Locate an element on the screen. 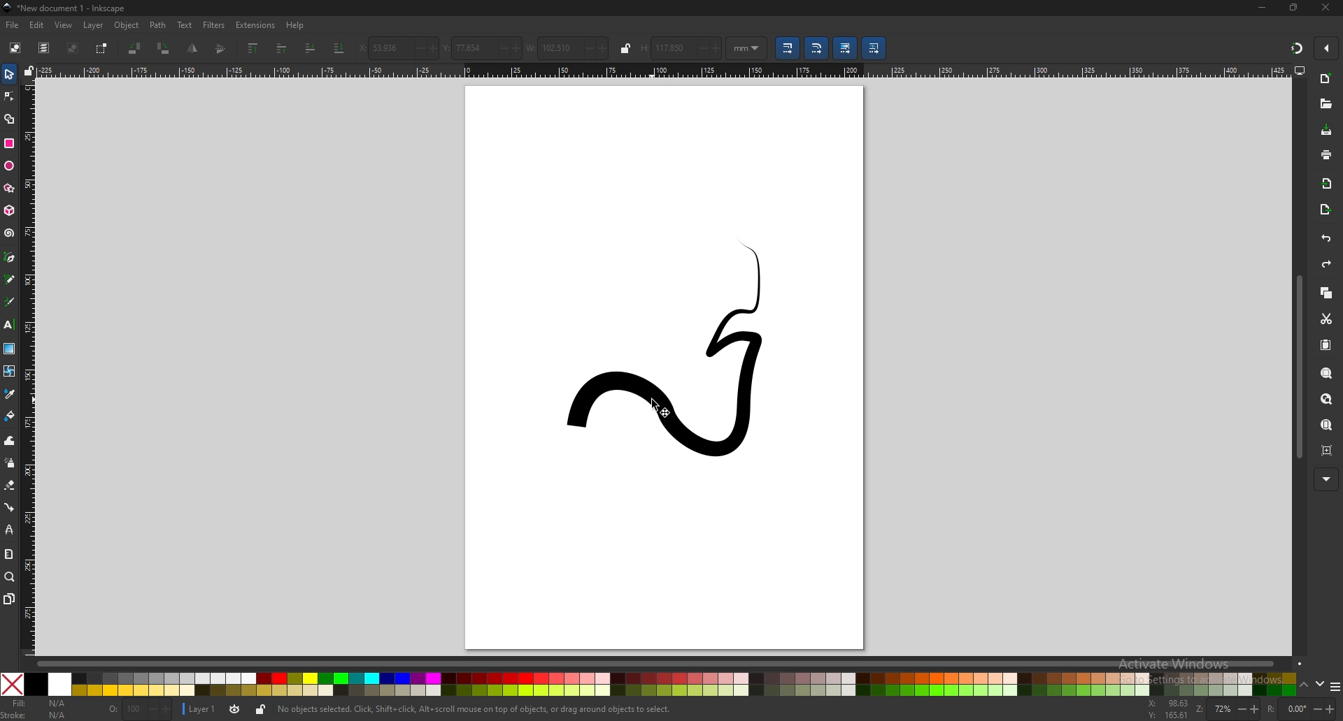  more colors is located at coordinates (1335, 686).